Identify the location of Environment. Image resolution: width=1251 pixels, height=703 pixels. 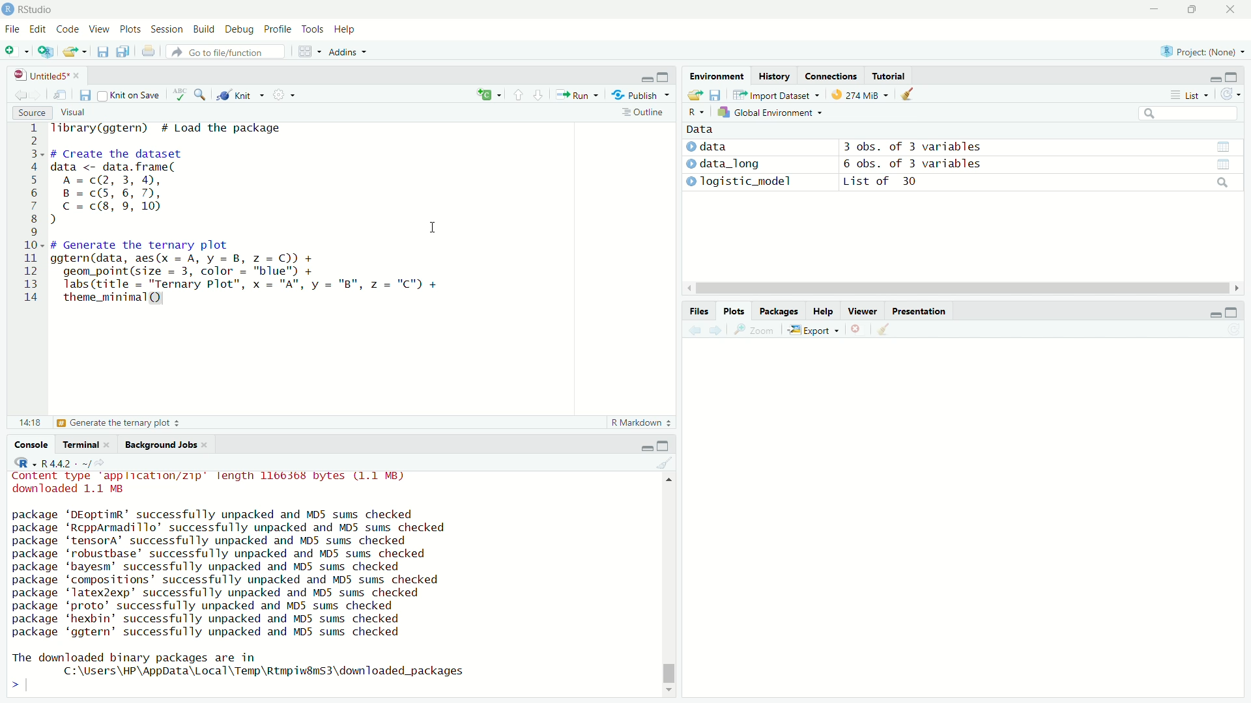
(712, 78).